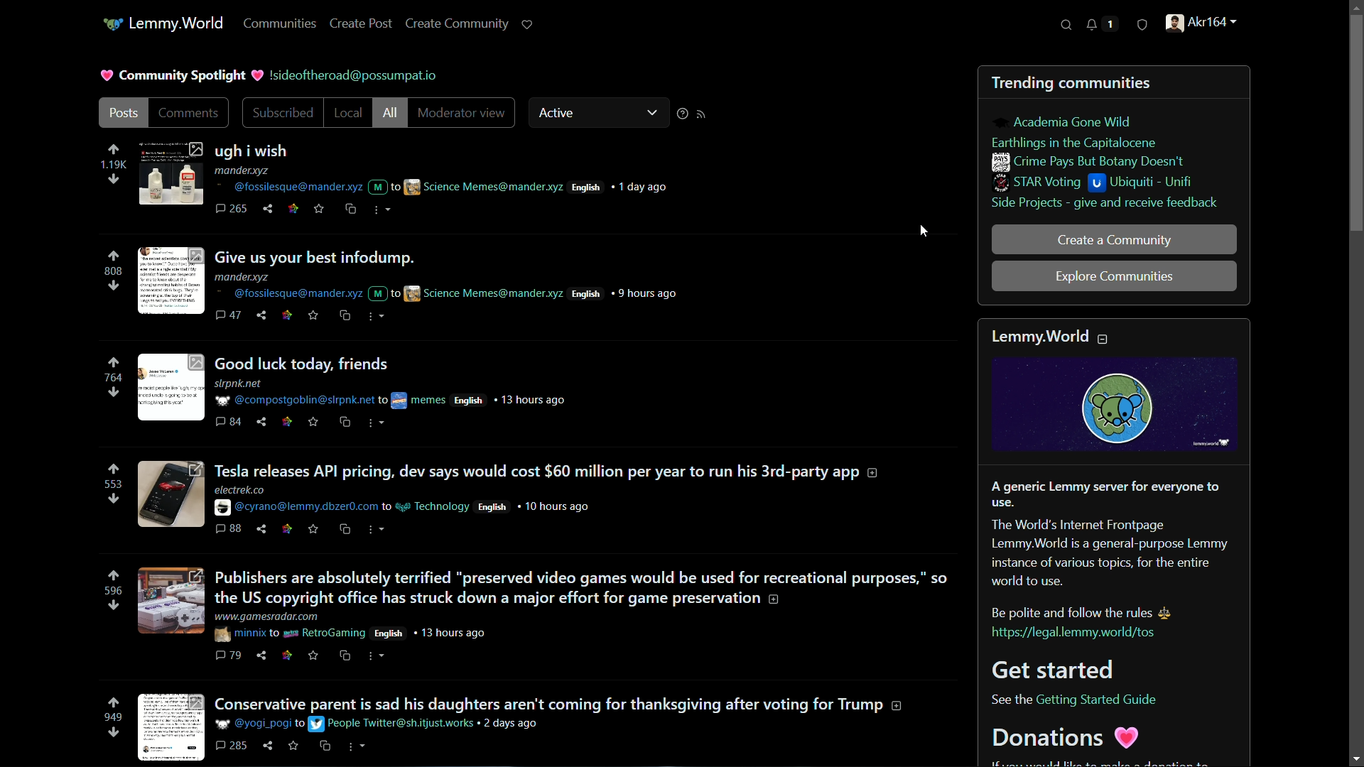  What do you see at coordinates (306, 364) in the screenshot?
I see `good luck today, friends` at bounding box center [306, 364].